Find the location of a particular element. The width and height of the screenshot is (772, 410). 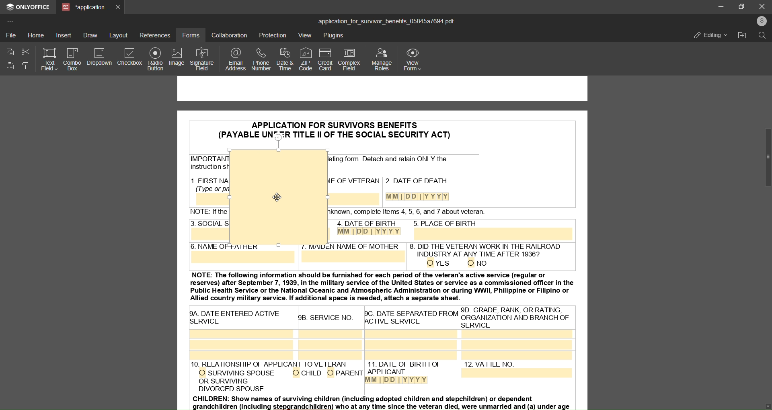

manage roles is located at coordinates (382, 60).